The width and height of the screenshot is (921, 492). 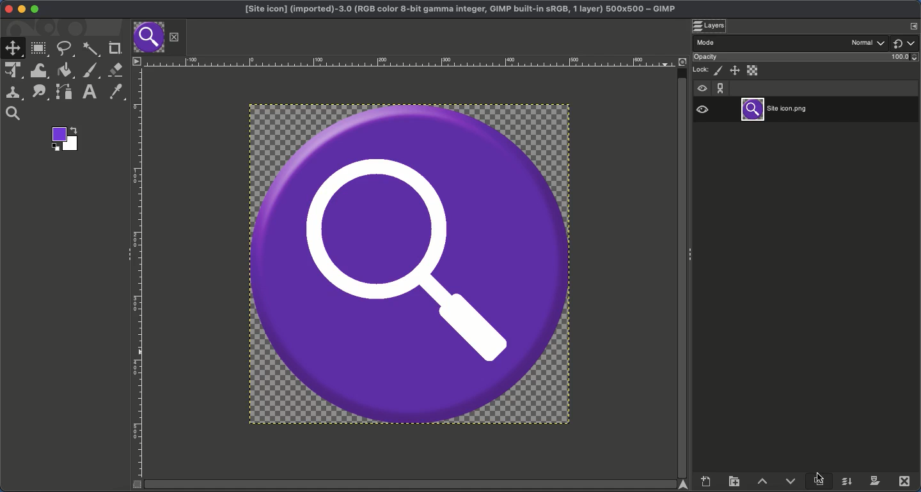 What do you see at coordinates (682, 265) in the screenshot?
I see `Scroll` at bounding box center [682, 265].